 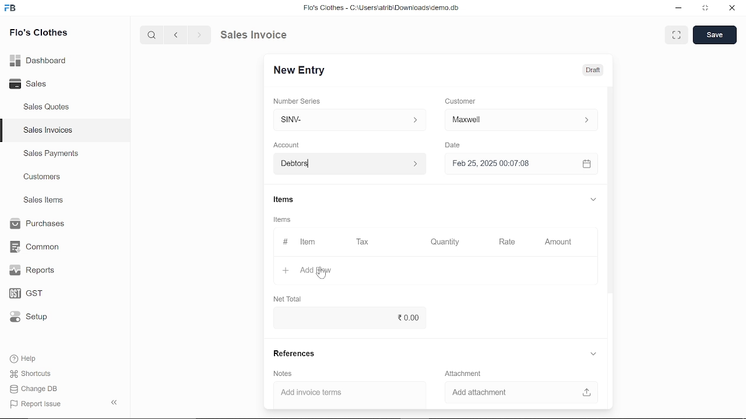 What do you see at coordinates (12, 10) in the screenshot?
I see `frappe books logo` at bounding box center [12, 10].